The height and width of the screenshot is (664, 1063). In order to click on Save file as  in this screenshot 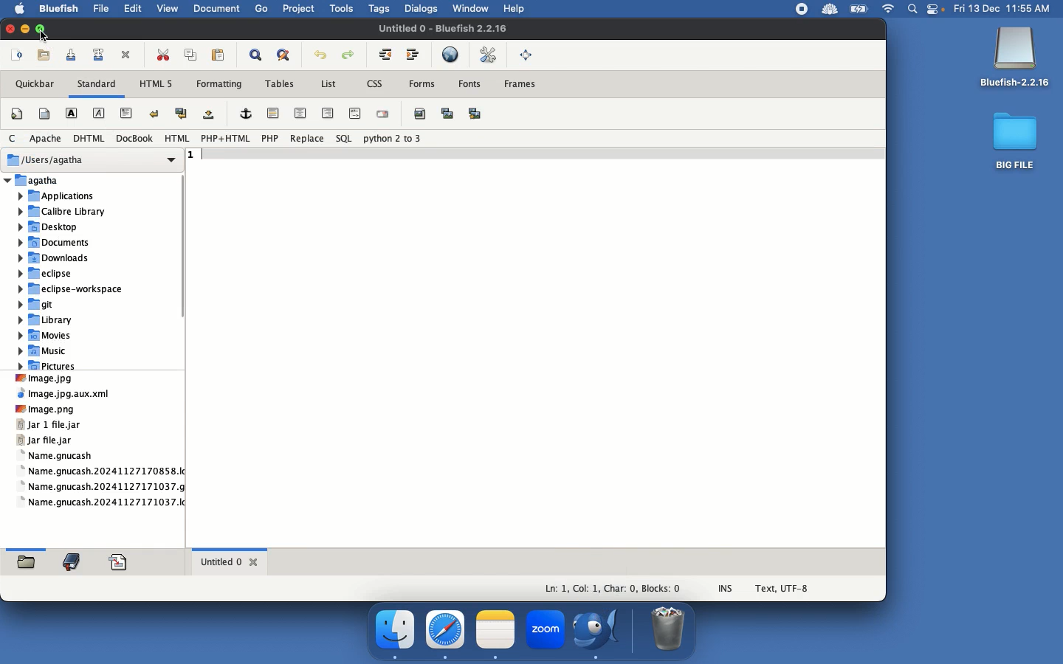, I will do `click(97, 55)`.